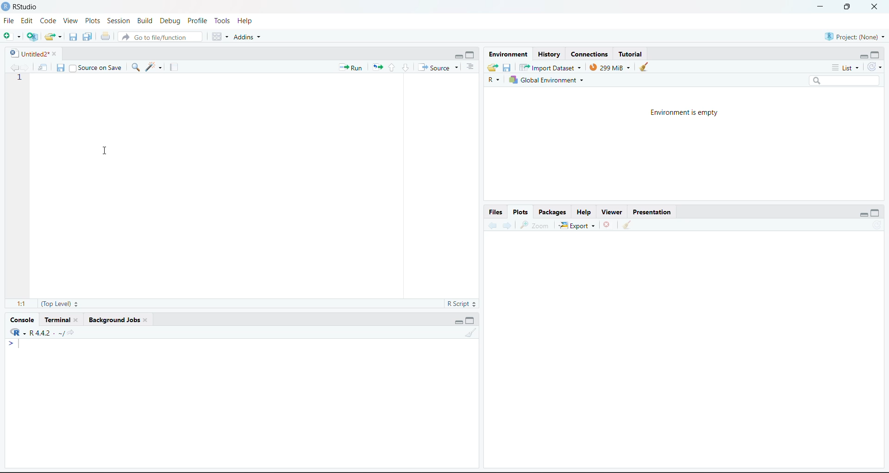  Describe the element at coordinates (507, 68) in the screenshot. I see `save workspace as` at that location.